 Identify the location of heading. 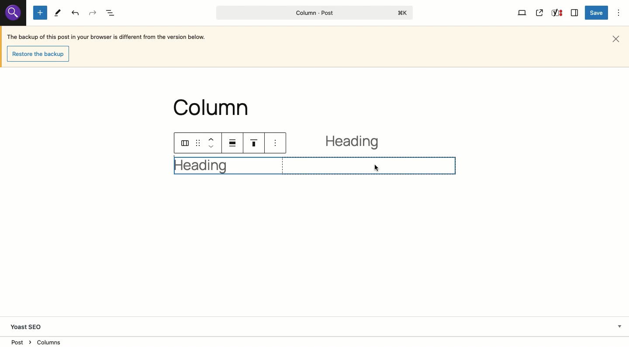
(356, 144).